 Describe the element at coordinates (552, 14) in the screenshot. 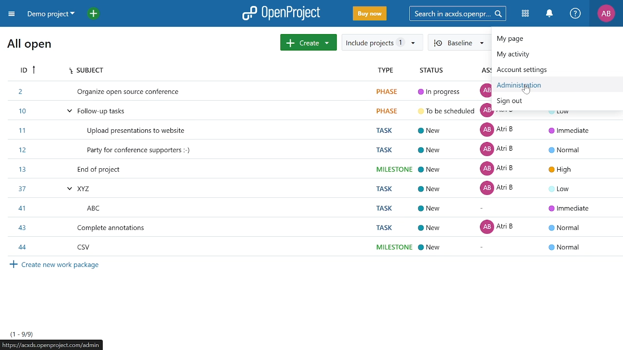

I see `Notifiactions` at that location.